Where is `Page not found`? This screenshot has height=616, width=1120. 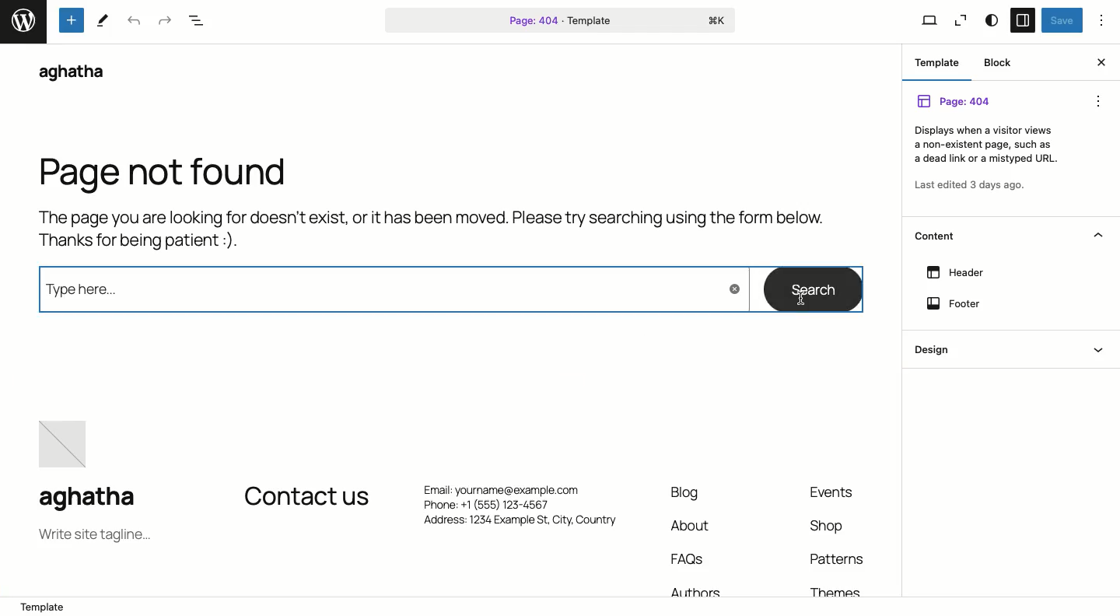
Page not found is located at coordinates (163, 173).